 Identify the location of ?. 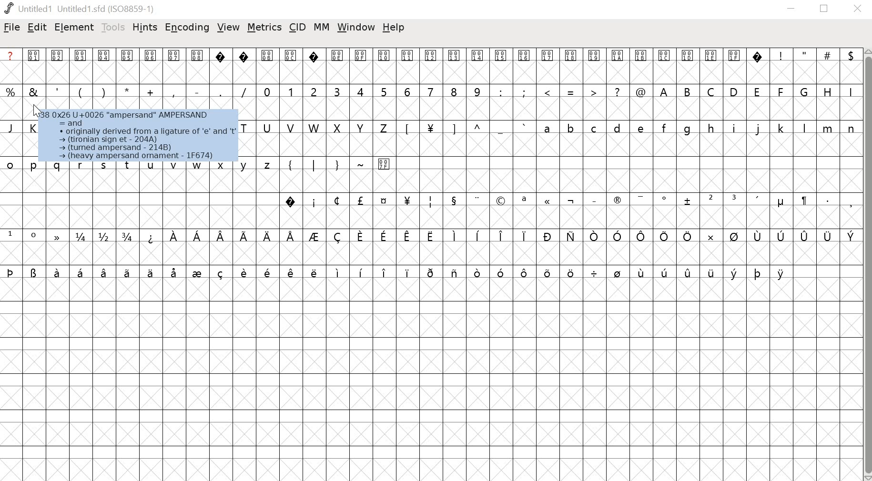
(222, 66).